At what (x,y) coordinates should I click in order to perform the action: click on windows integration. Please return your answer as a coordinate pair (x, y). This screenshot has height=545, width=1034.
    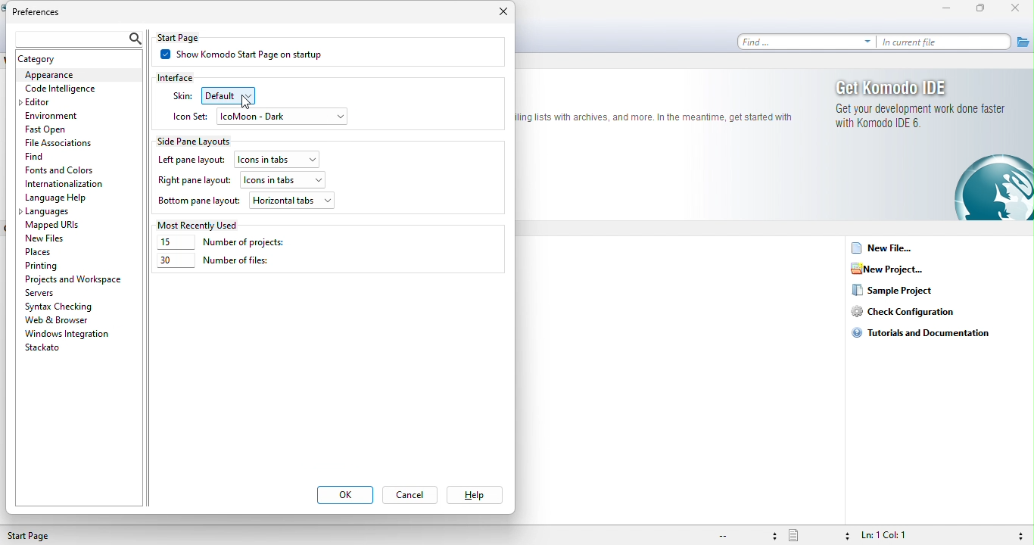
    Looking at the image, I should click on (67, 334).